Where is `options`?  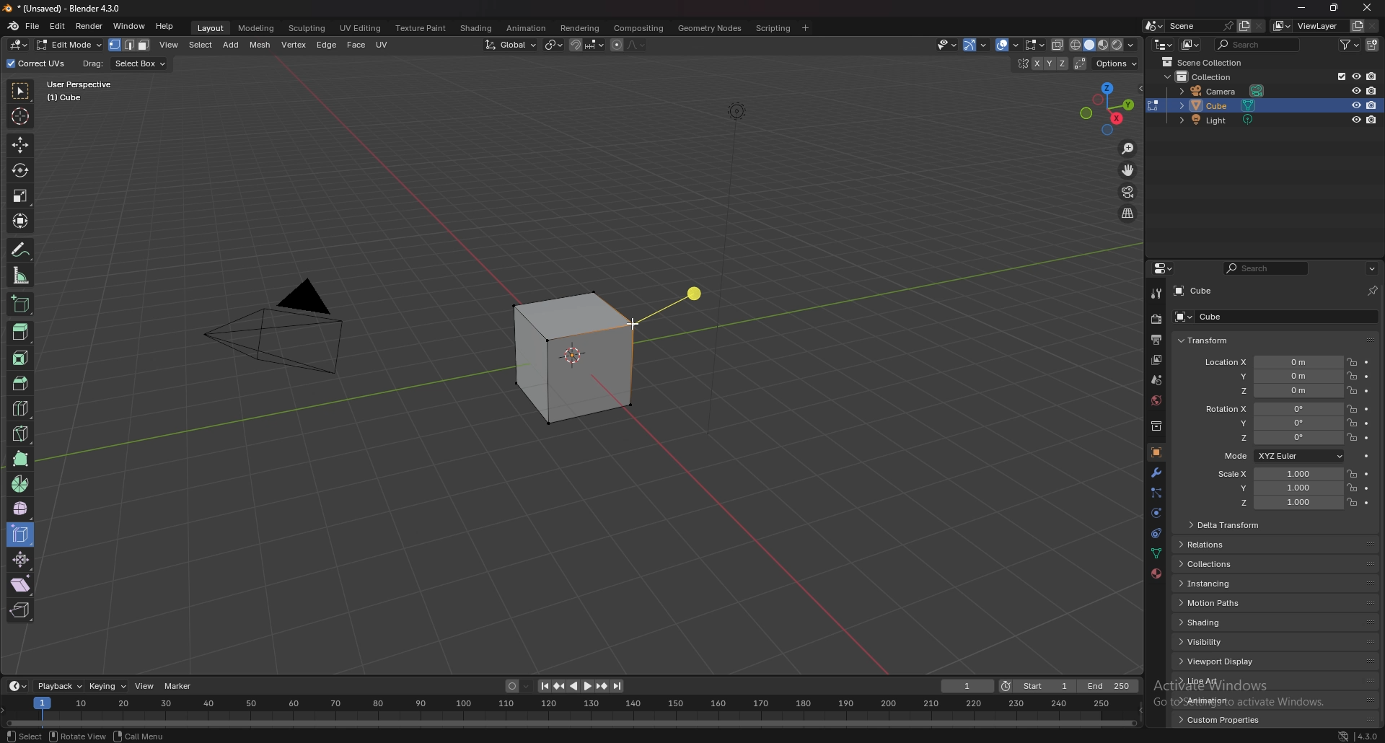 options is located at coordinates (1372, 268).